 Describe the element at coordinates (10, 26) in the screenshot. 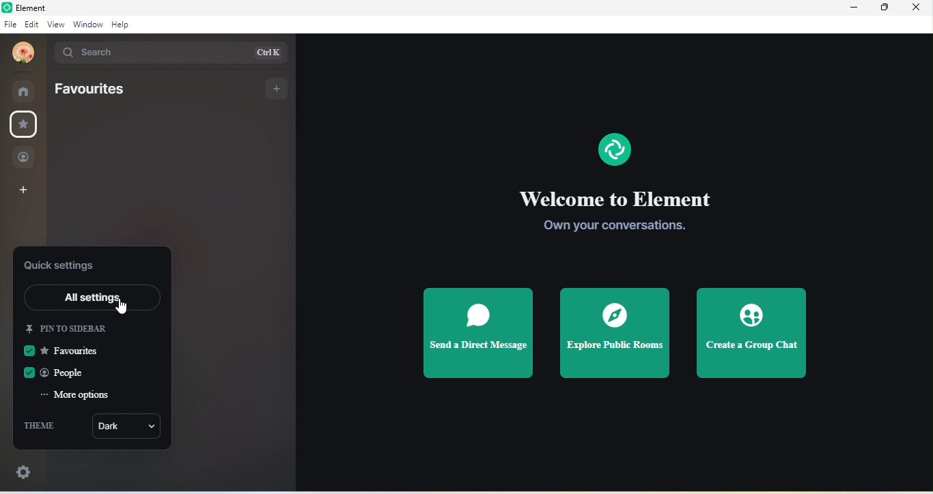

I see `file` at that location.